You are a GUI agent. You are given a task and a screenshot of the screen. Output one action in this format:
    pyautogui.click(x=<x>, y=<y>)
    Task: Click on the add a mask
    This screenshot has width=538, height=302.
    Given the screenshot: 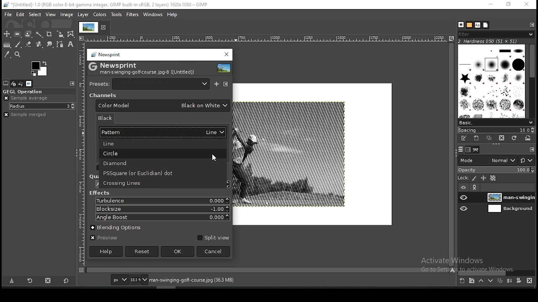 What is the action you would take?
    pyautogui.click(x=520, y=281)
    